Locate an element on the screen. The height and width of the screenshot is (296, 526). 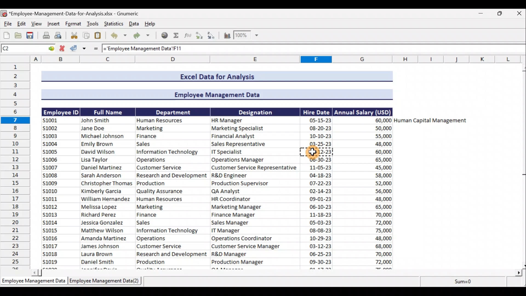
Zoom is located at coordinates (247, 36).